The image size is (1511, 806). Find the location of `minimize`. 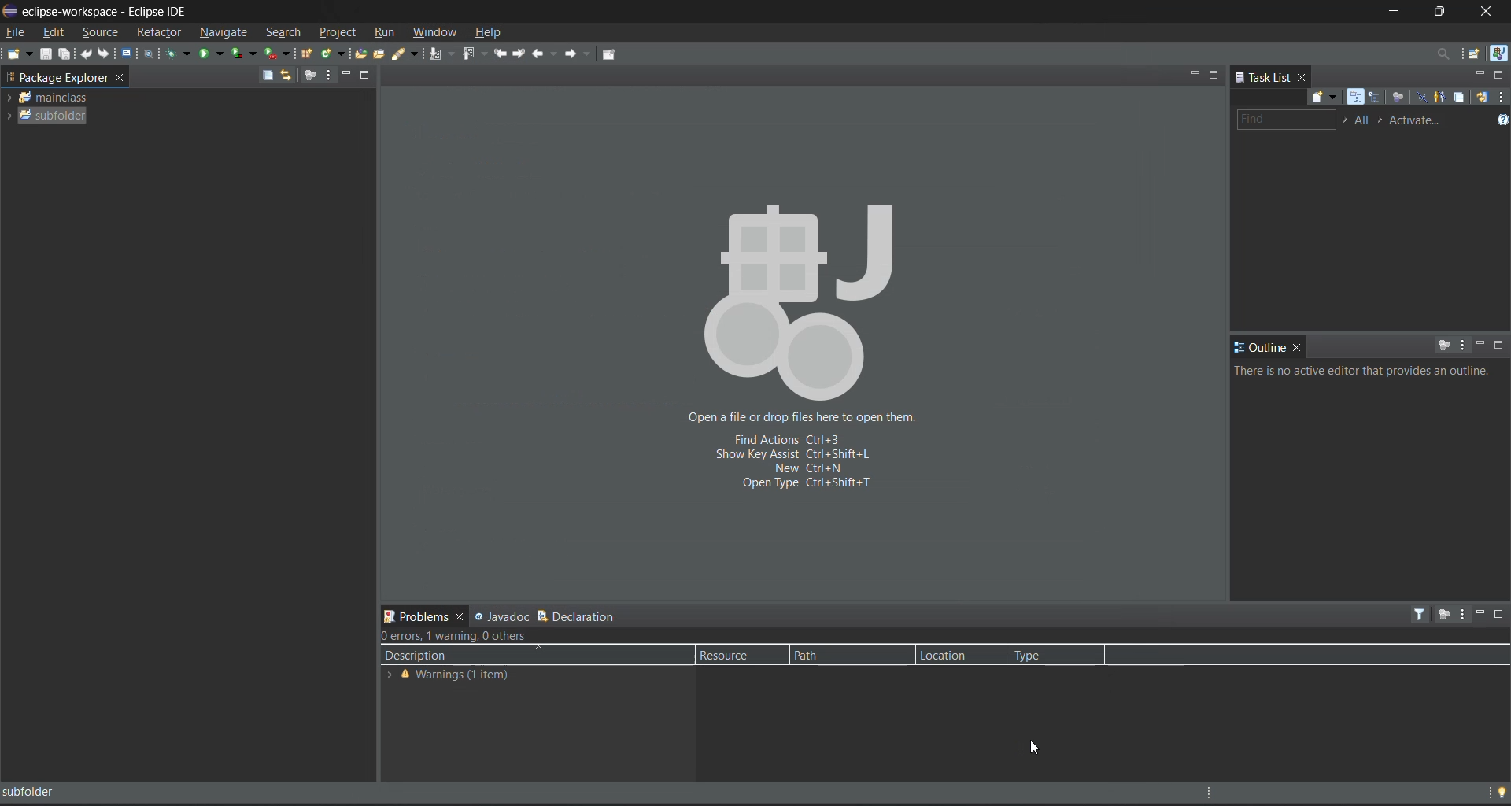

minimize is located at coordinates (1479, 75).